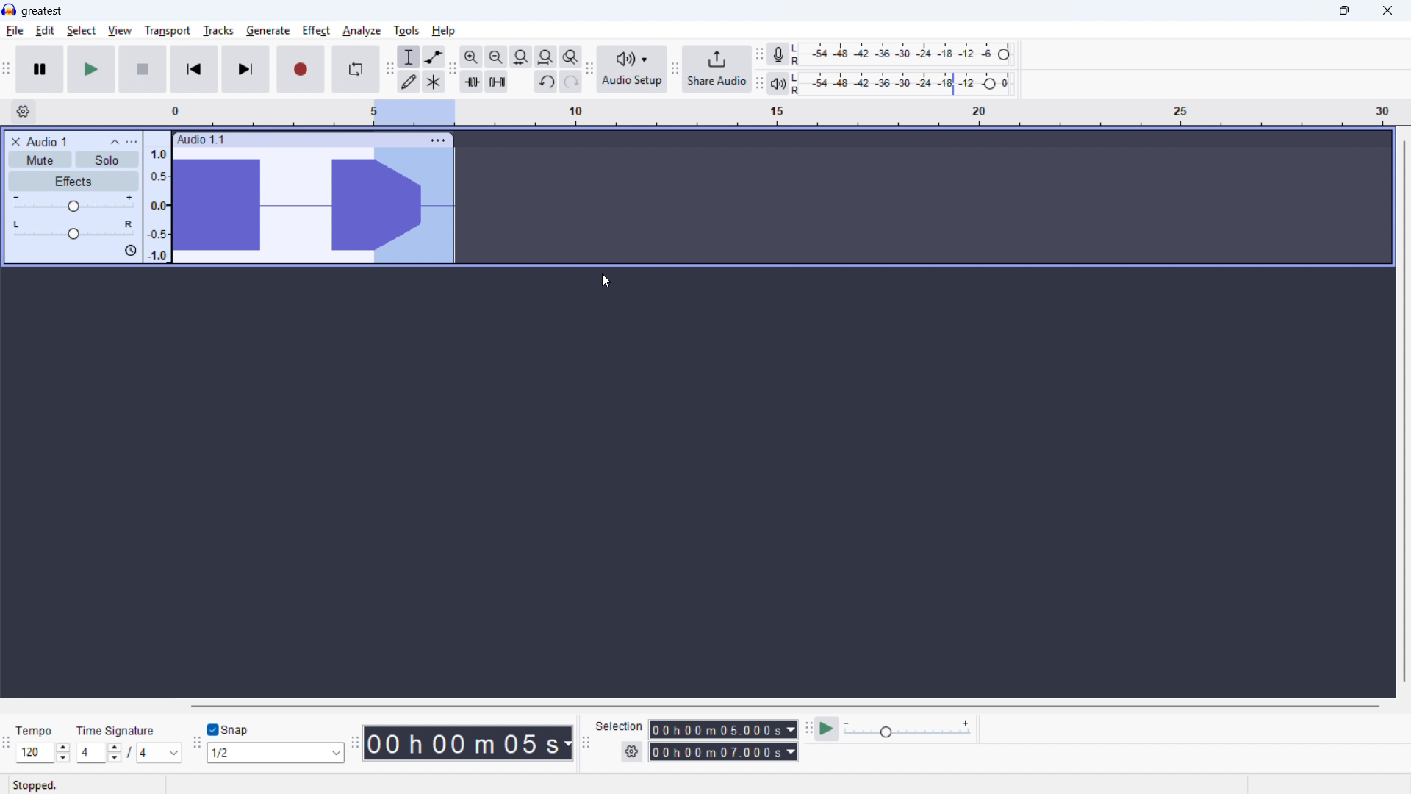  What do you see at coordinates (74, 182) in the screenshot?
I see `Effects ` at bounding box center [74, 182].